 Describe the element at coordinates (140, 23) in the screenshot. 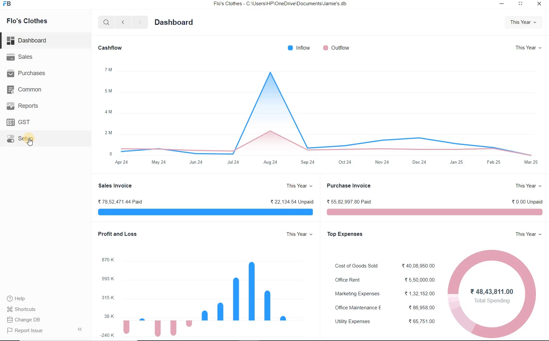

I see `forward` at that location.